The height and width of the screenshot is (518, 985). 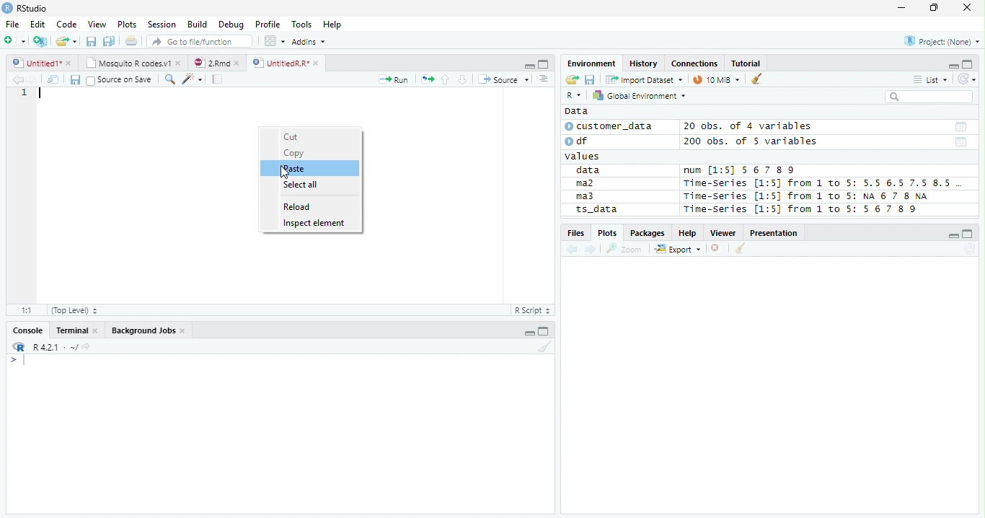 What do you see at coordinates (87, 346) in the screenshot?
I see `View Current work directory` at bounding box center [87, 346].